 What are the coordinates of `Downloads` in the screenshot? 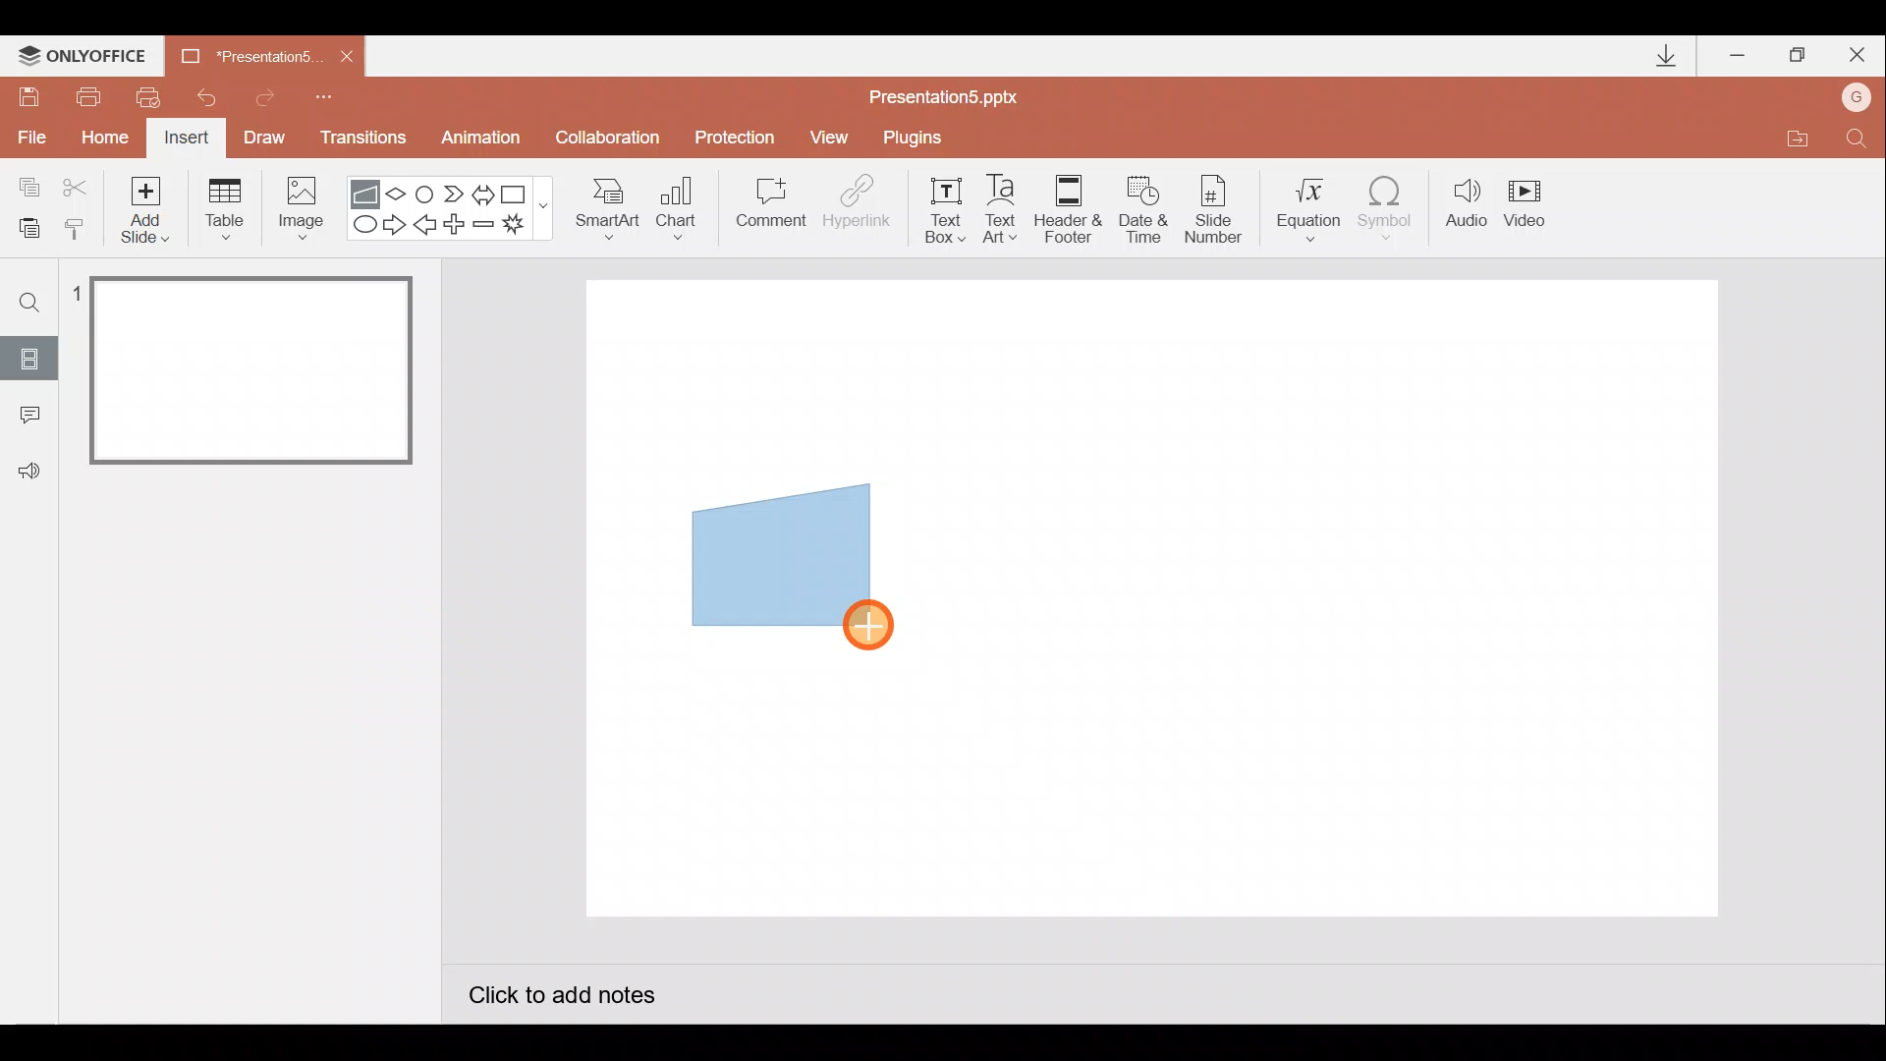 It's located at (1663, 57).